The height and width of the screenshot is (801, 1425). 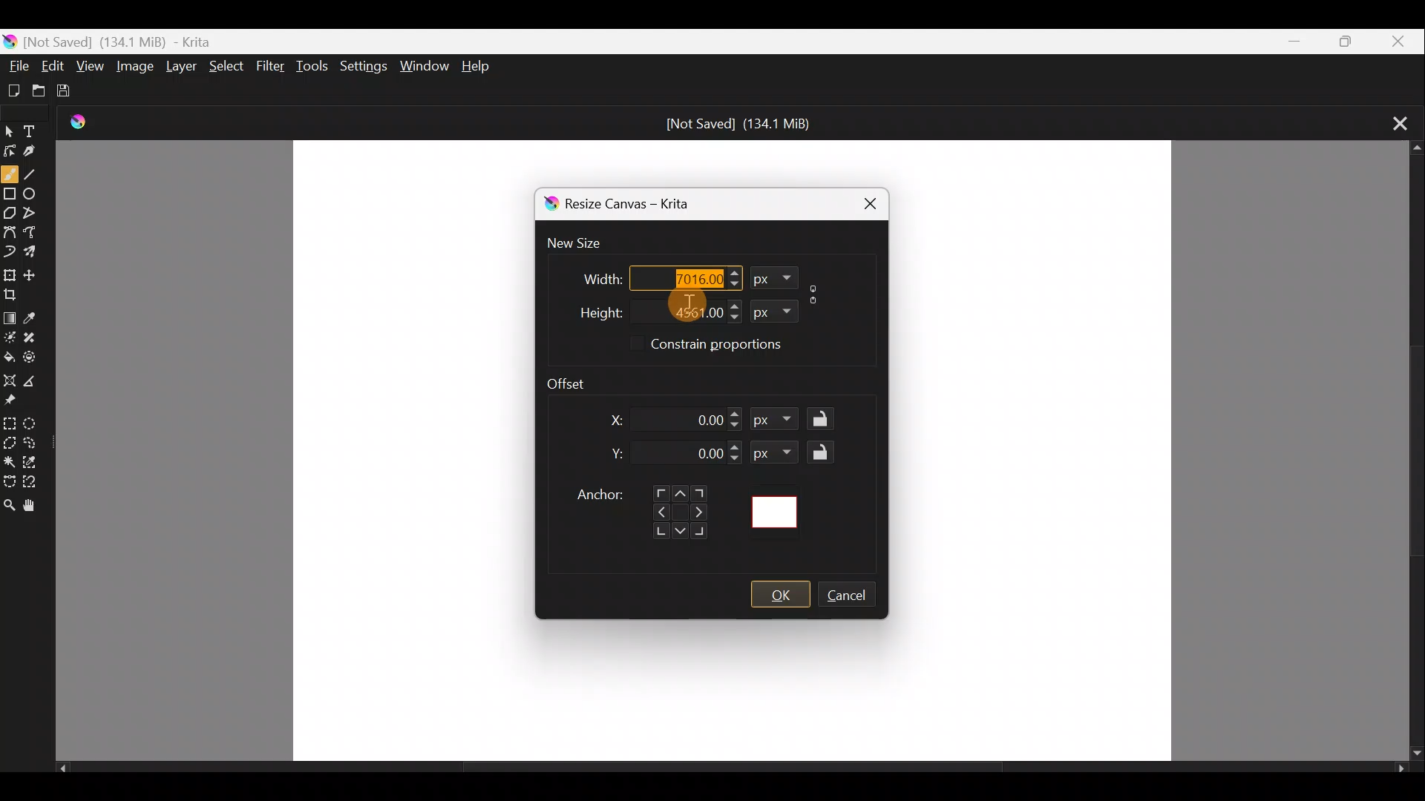 What do you see at coordinates (733, 284) in the screenshot?
I see `Decrease width` at bounding box center [733, 284].